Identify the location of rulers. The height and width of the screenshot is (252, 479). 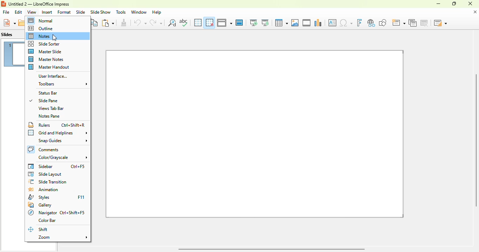
(57, 125).